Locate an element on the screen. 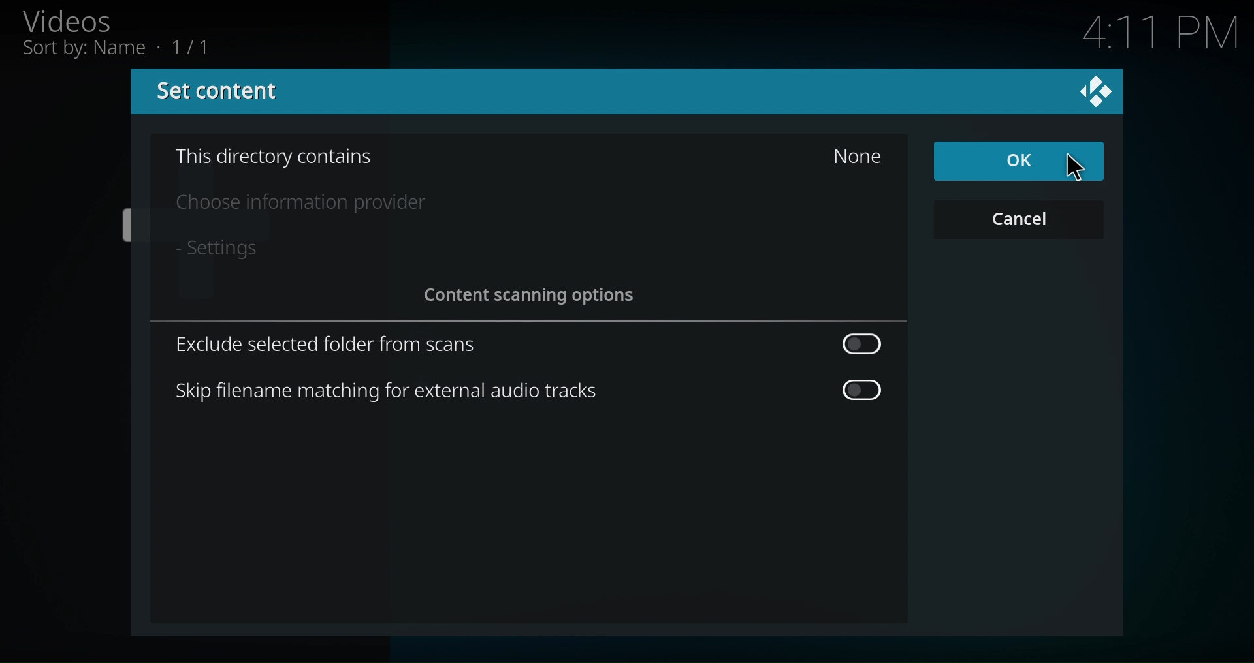  Exclude selected folder from scans is located at coordinates (327, 341).